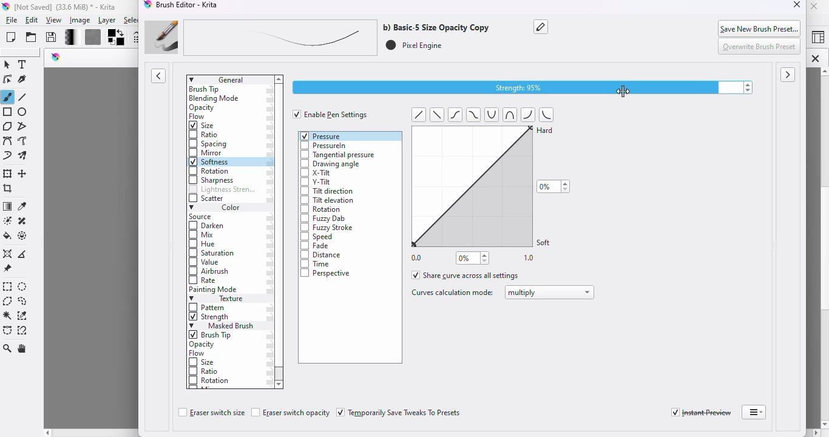 The image size is (829, 437). I want to click on Left diagonal, so click(419, 114).